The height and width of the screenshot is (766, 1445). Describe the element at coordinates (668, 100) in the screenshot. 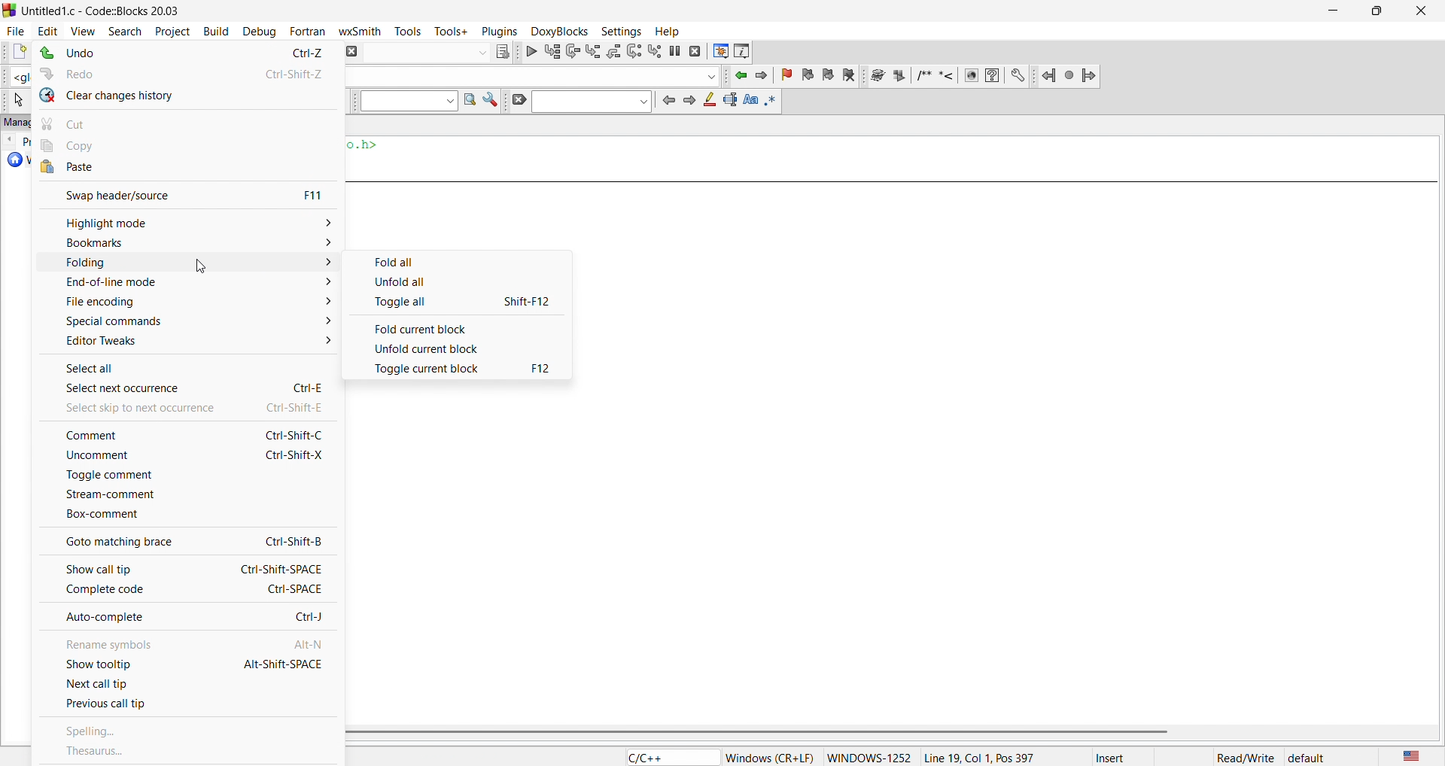

I see `prev` at that location.